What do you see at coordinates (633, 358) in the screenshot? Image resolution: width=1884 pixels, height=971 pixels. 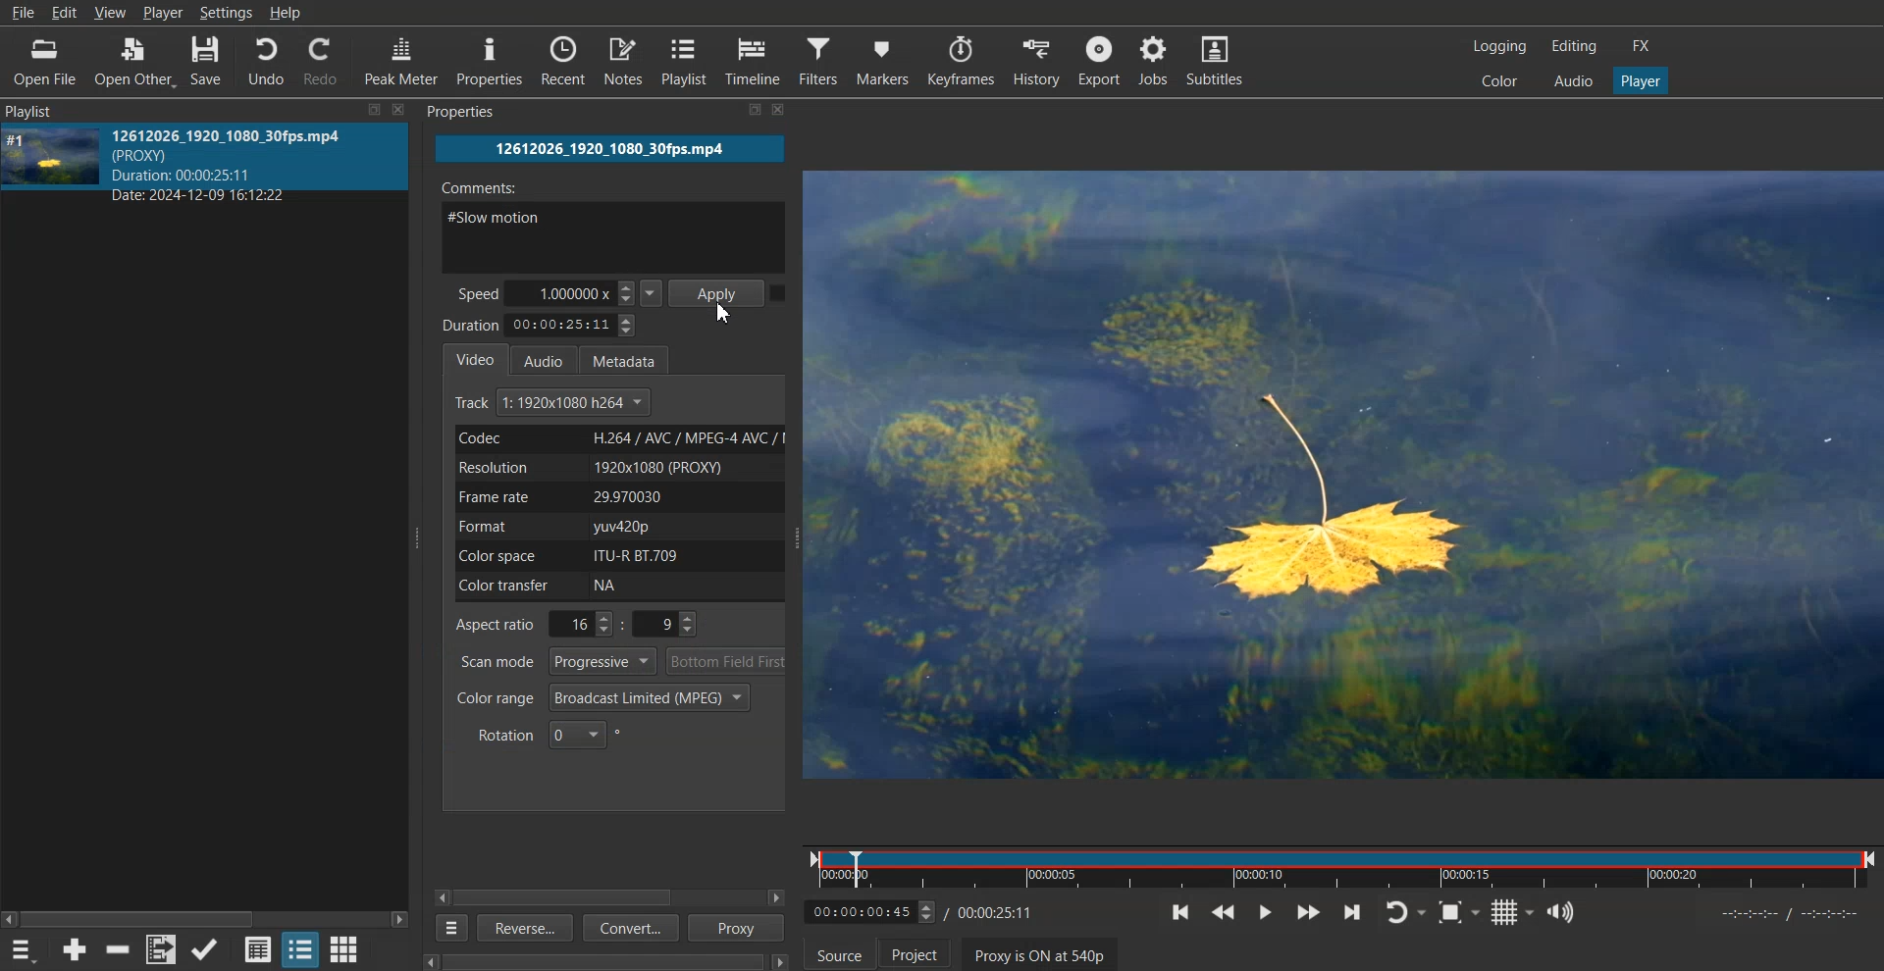 I see `Metadata` at bounding box center [633, 358].